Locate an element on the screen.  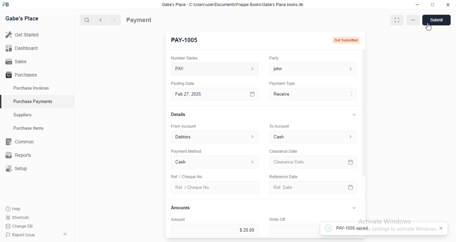
PAY- is located at coordinates (216, 69).